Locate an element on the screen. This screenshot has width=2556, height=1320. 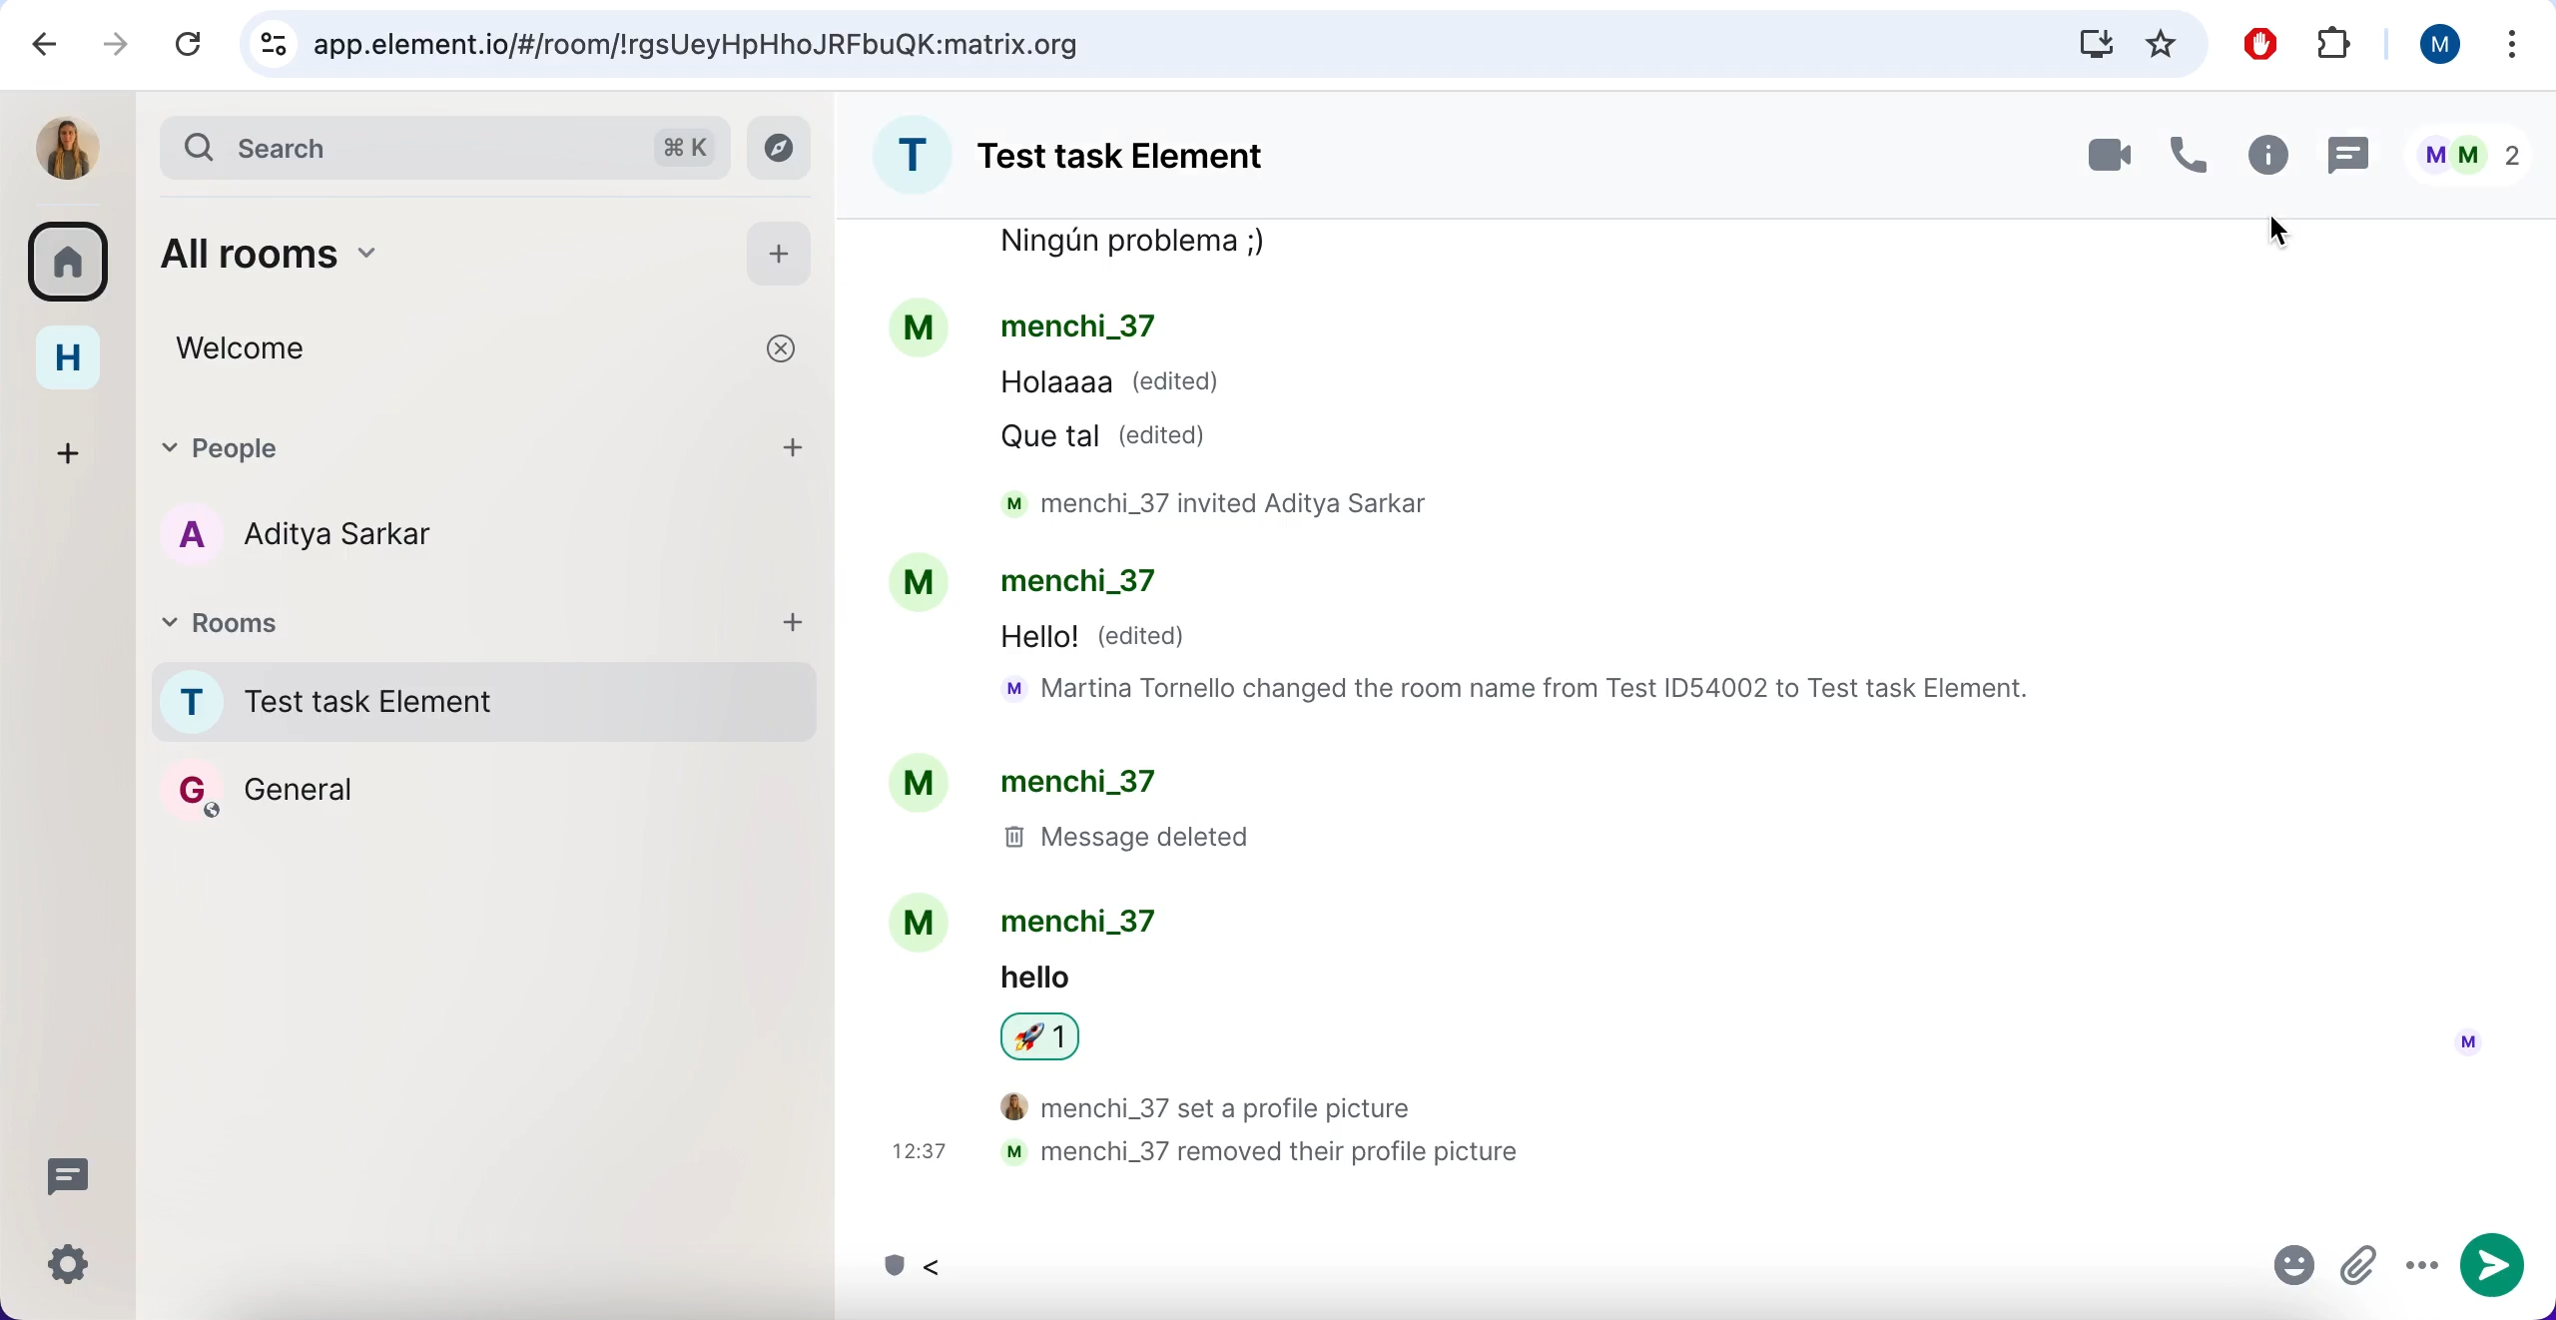
emoji is located at coordinates (2286, 1270).